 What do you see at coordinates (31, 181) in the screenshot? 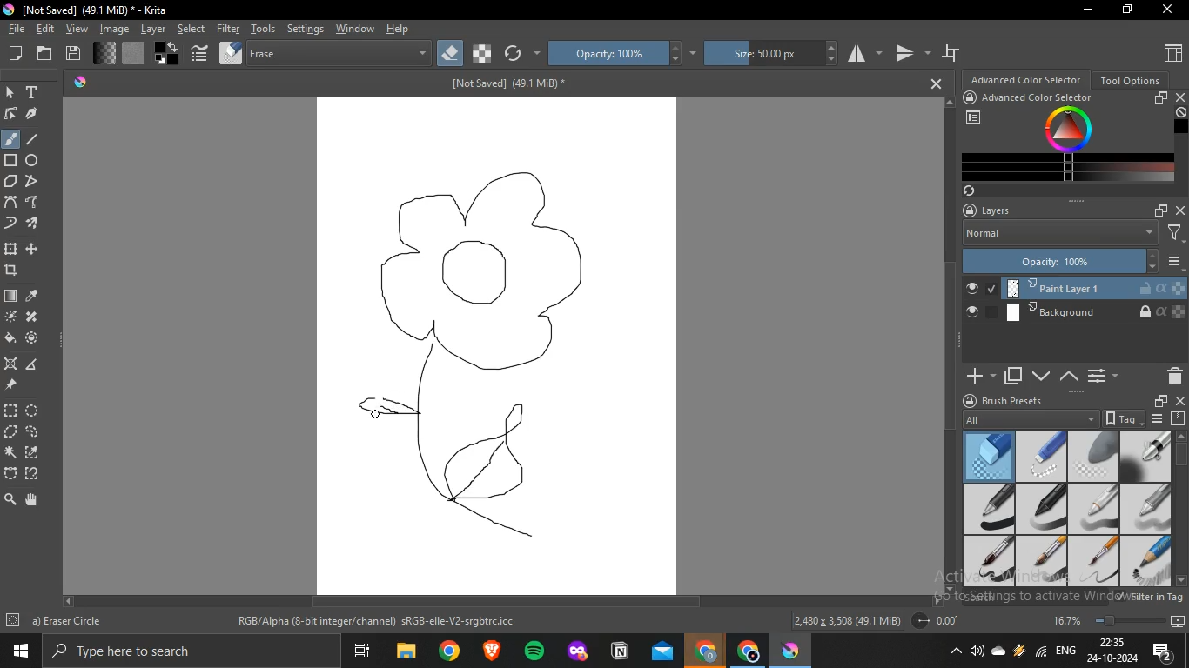
I see `polyline tool` at bounding box center [31, 181].